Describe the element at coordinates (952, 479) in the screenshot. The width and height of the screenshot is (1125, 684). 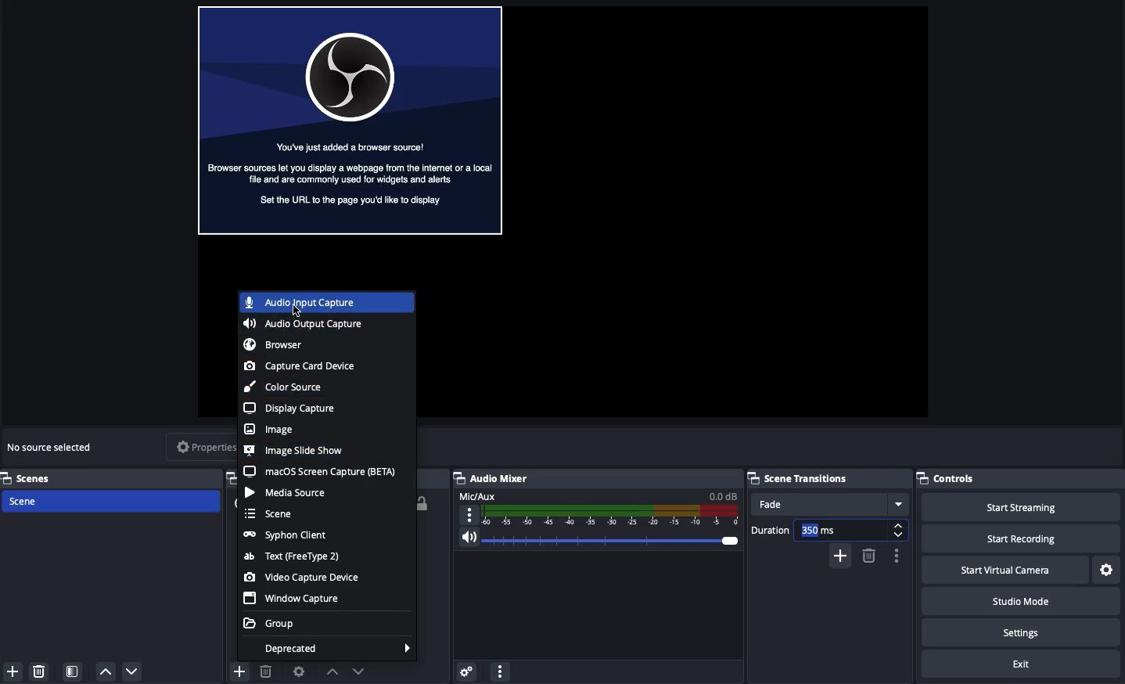
I see `Controls` at that location.